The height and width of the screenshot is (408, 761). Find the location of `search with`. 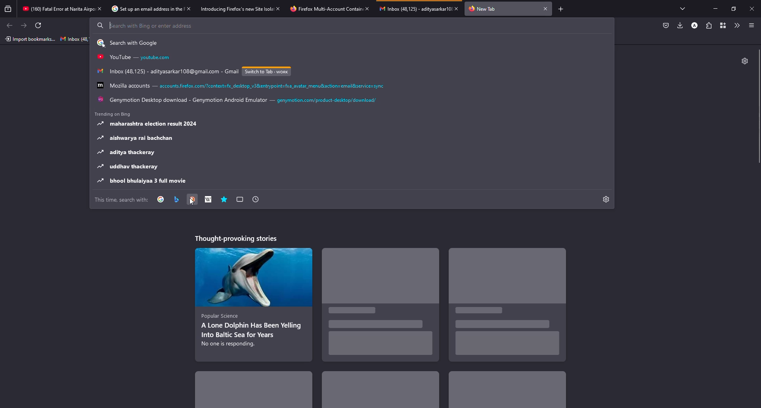

search with is located at coordinates (122, 200).